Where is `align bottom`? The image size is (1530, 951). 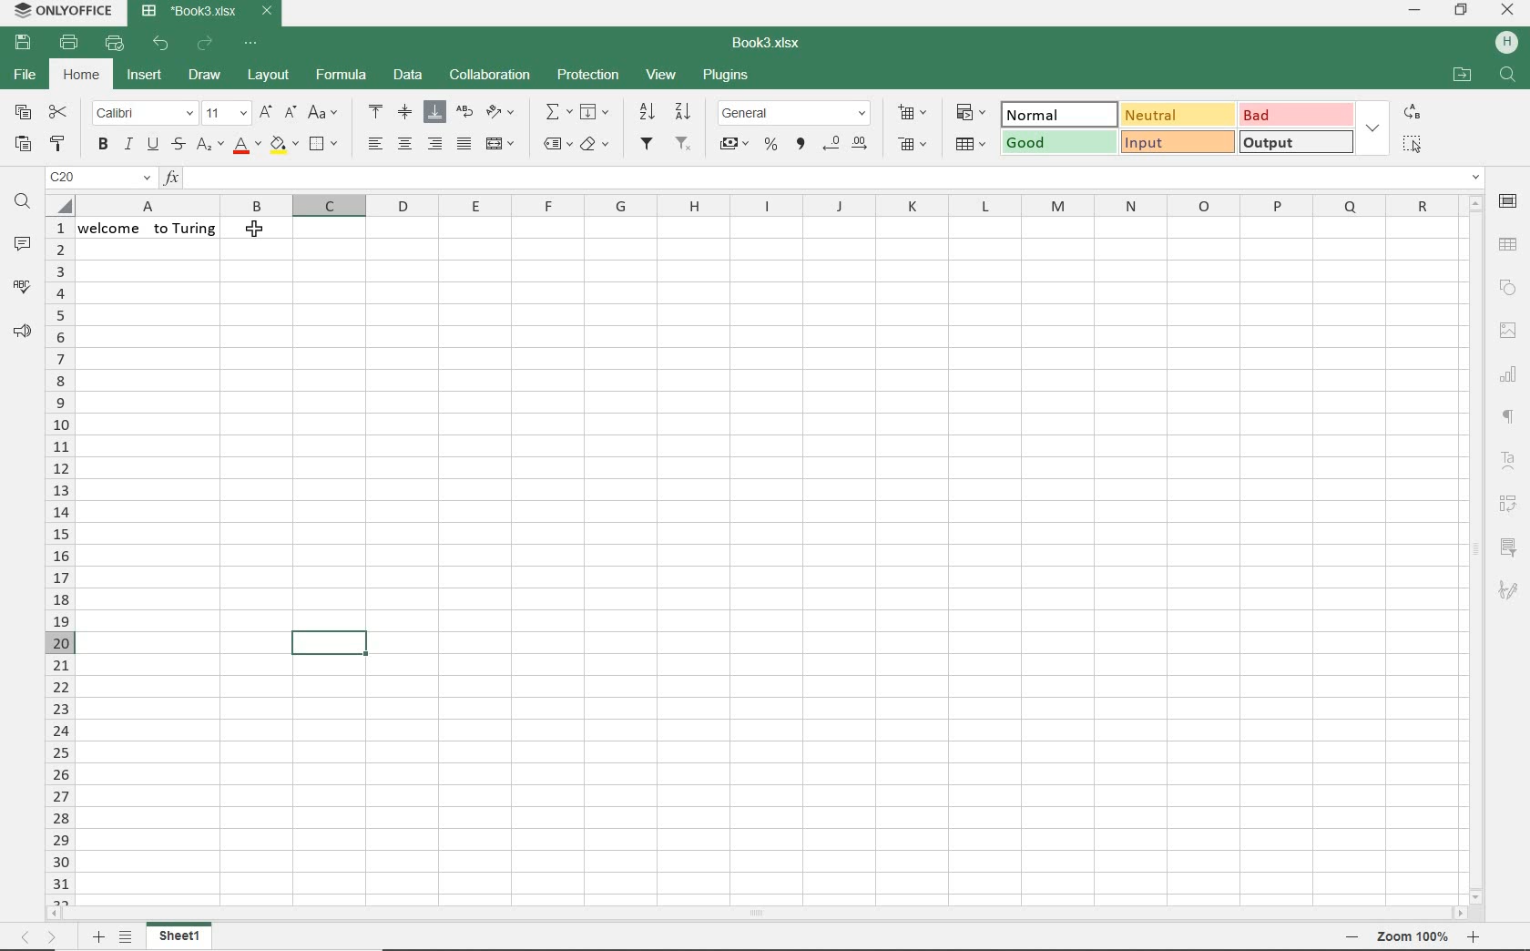 align bottom is located at coordinates (433, 111).